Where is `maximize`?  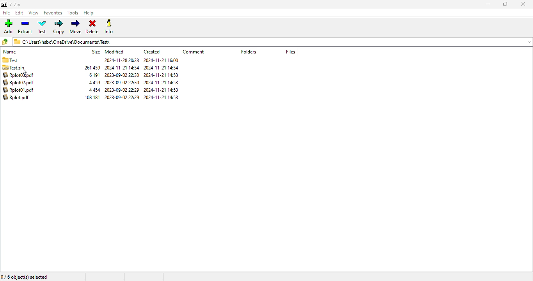 maximize is located at coordinates (505, 4).